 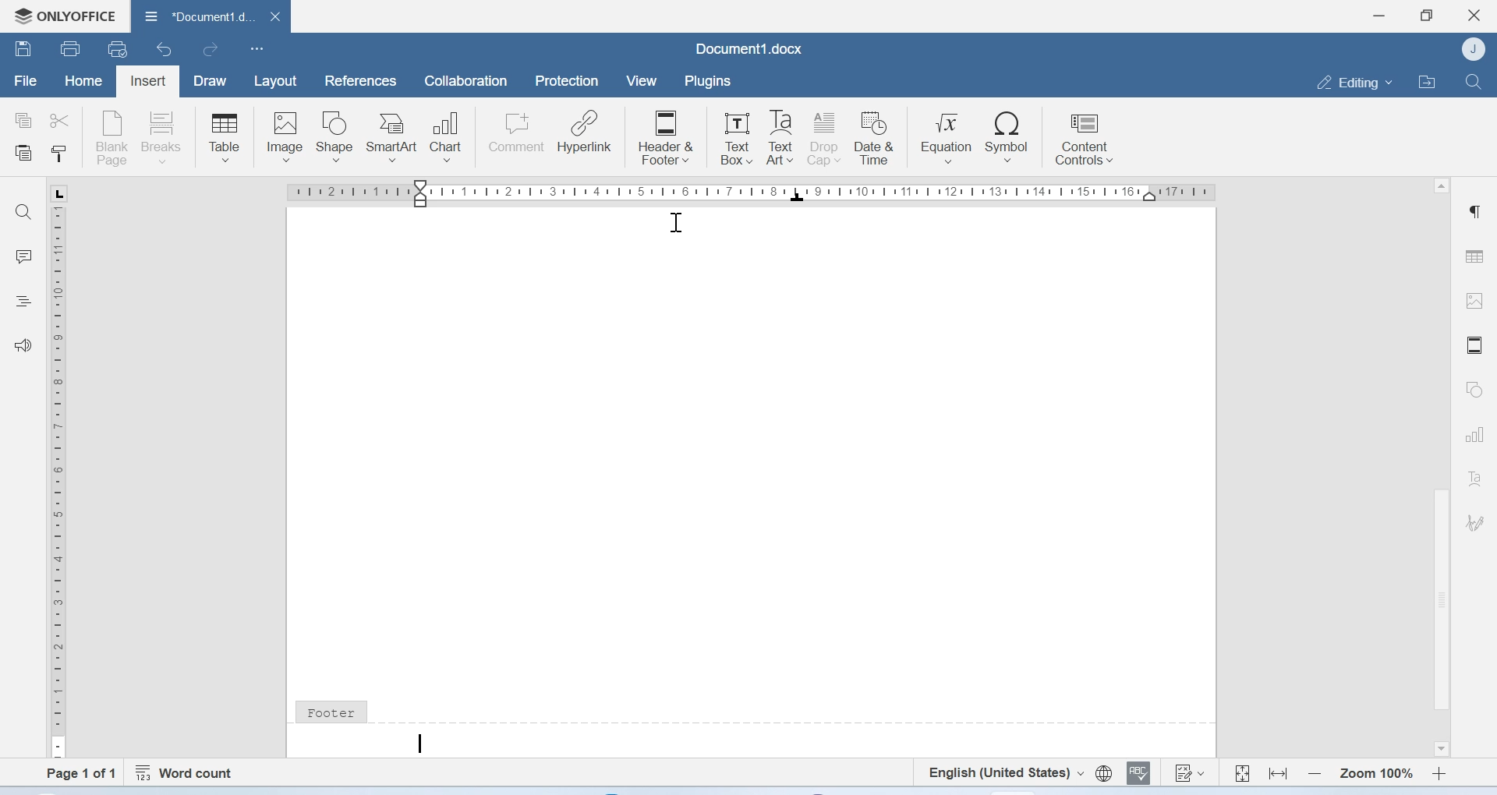 I want to click on copy, so click(x=23, y=121).